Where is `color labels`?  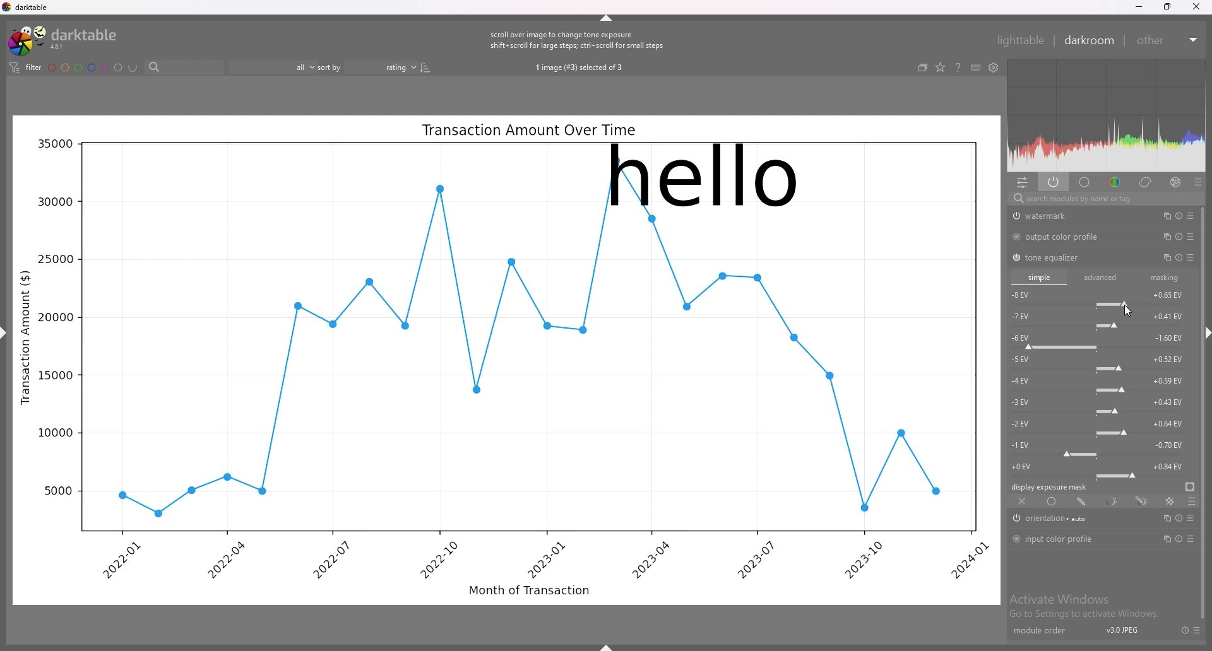
color labels is located at coordinates (85, 68).